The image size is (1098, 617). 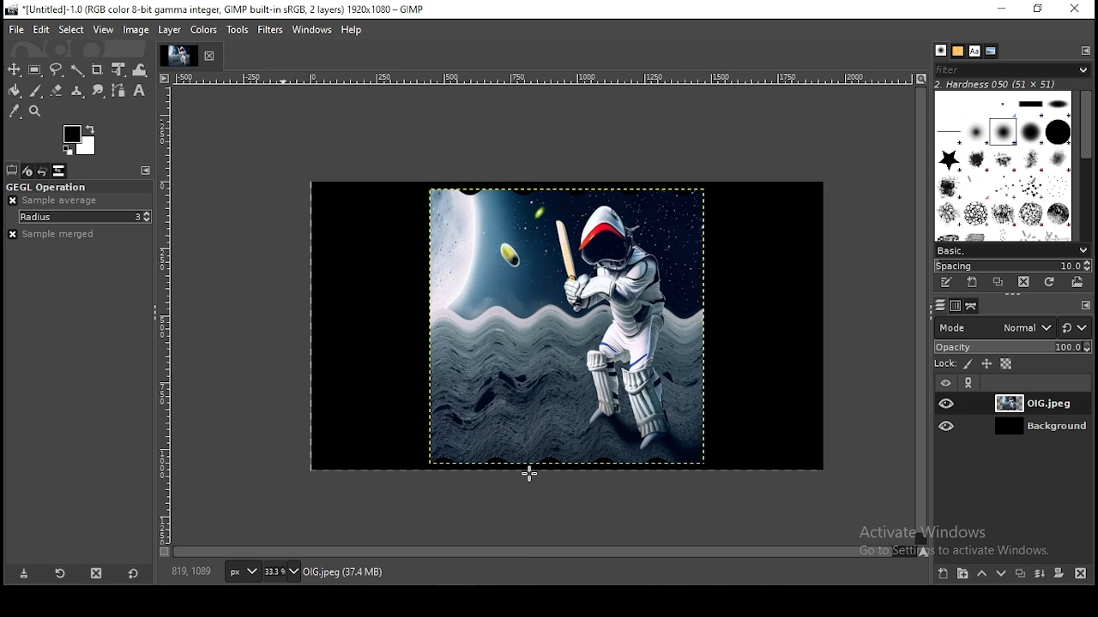 What do you see at coordinates (281, 572) in the screenshot?
I see `zoom level` at bounding box center [281, 572].